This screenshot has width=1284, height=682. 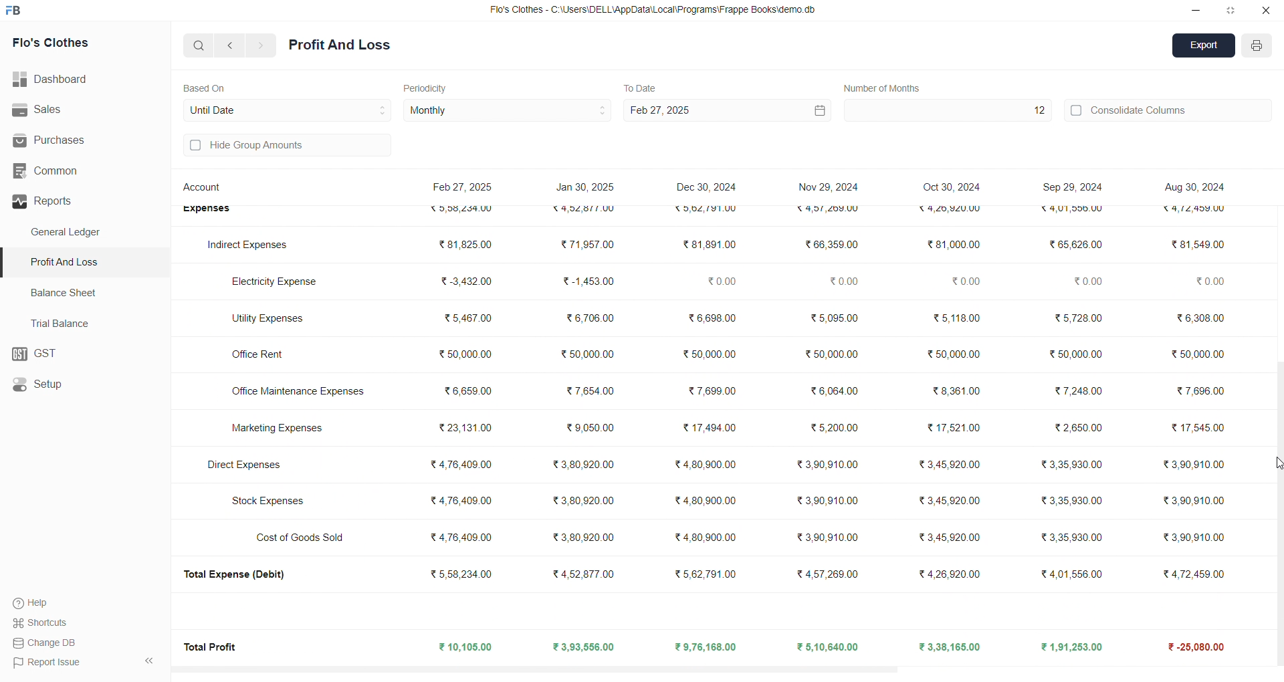 I want to click on navigate backward, so click(x=232, y=45).